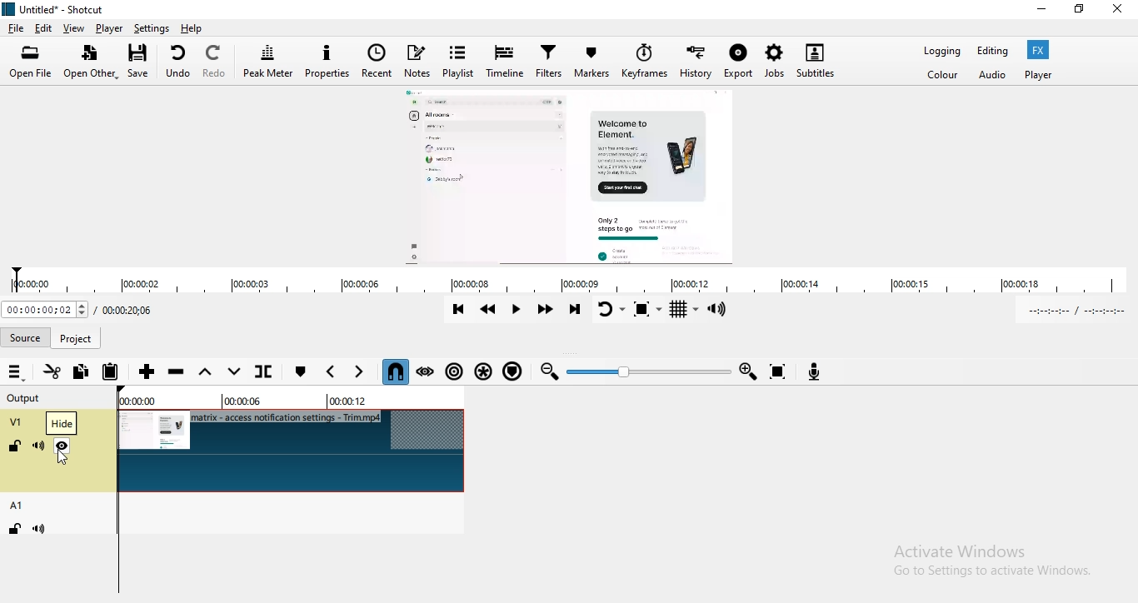 The height and width of the screenshot is (603, 1138). I want to click on Jobs, so click(774, 59).